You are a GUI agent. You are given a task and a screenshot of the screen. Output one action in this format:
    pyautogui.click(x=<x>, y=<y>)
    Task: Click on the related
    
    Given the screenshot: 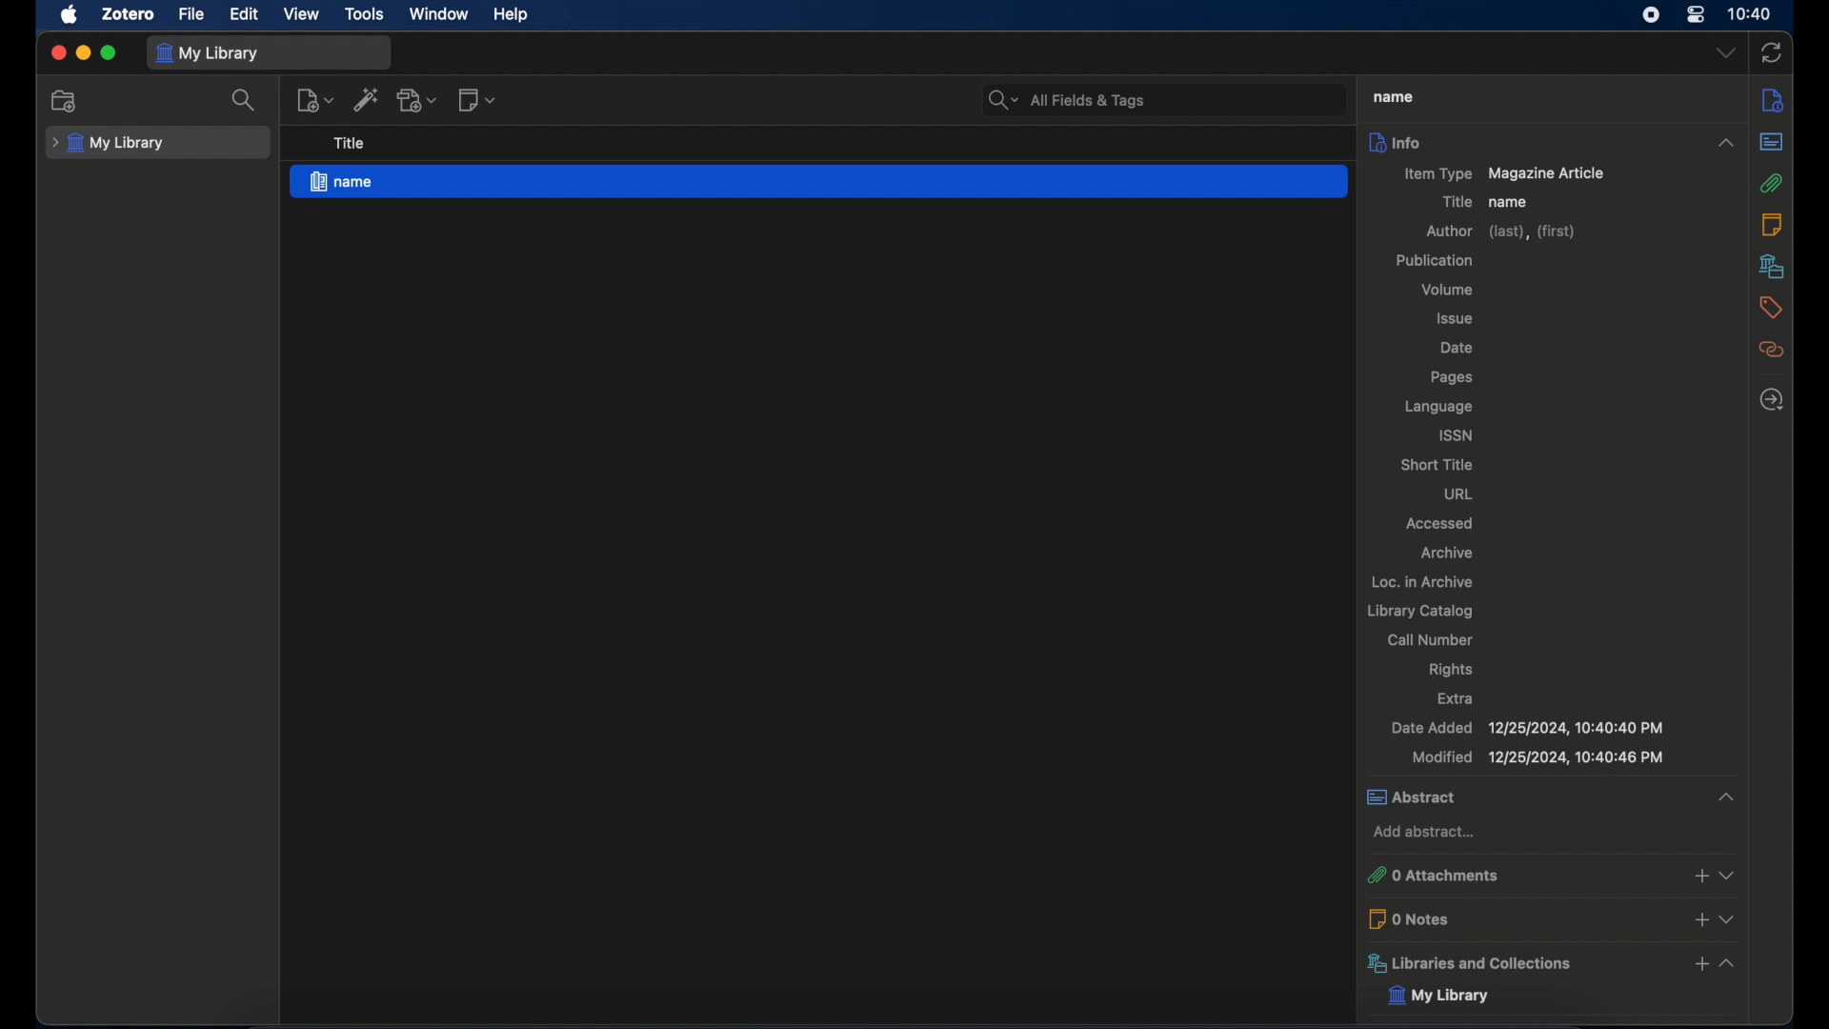 What is the action you would take?
    pyautogui.click(x=1771, y=350)
    